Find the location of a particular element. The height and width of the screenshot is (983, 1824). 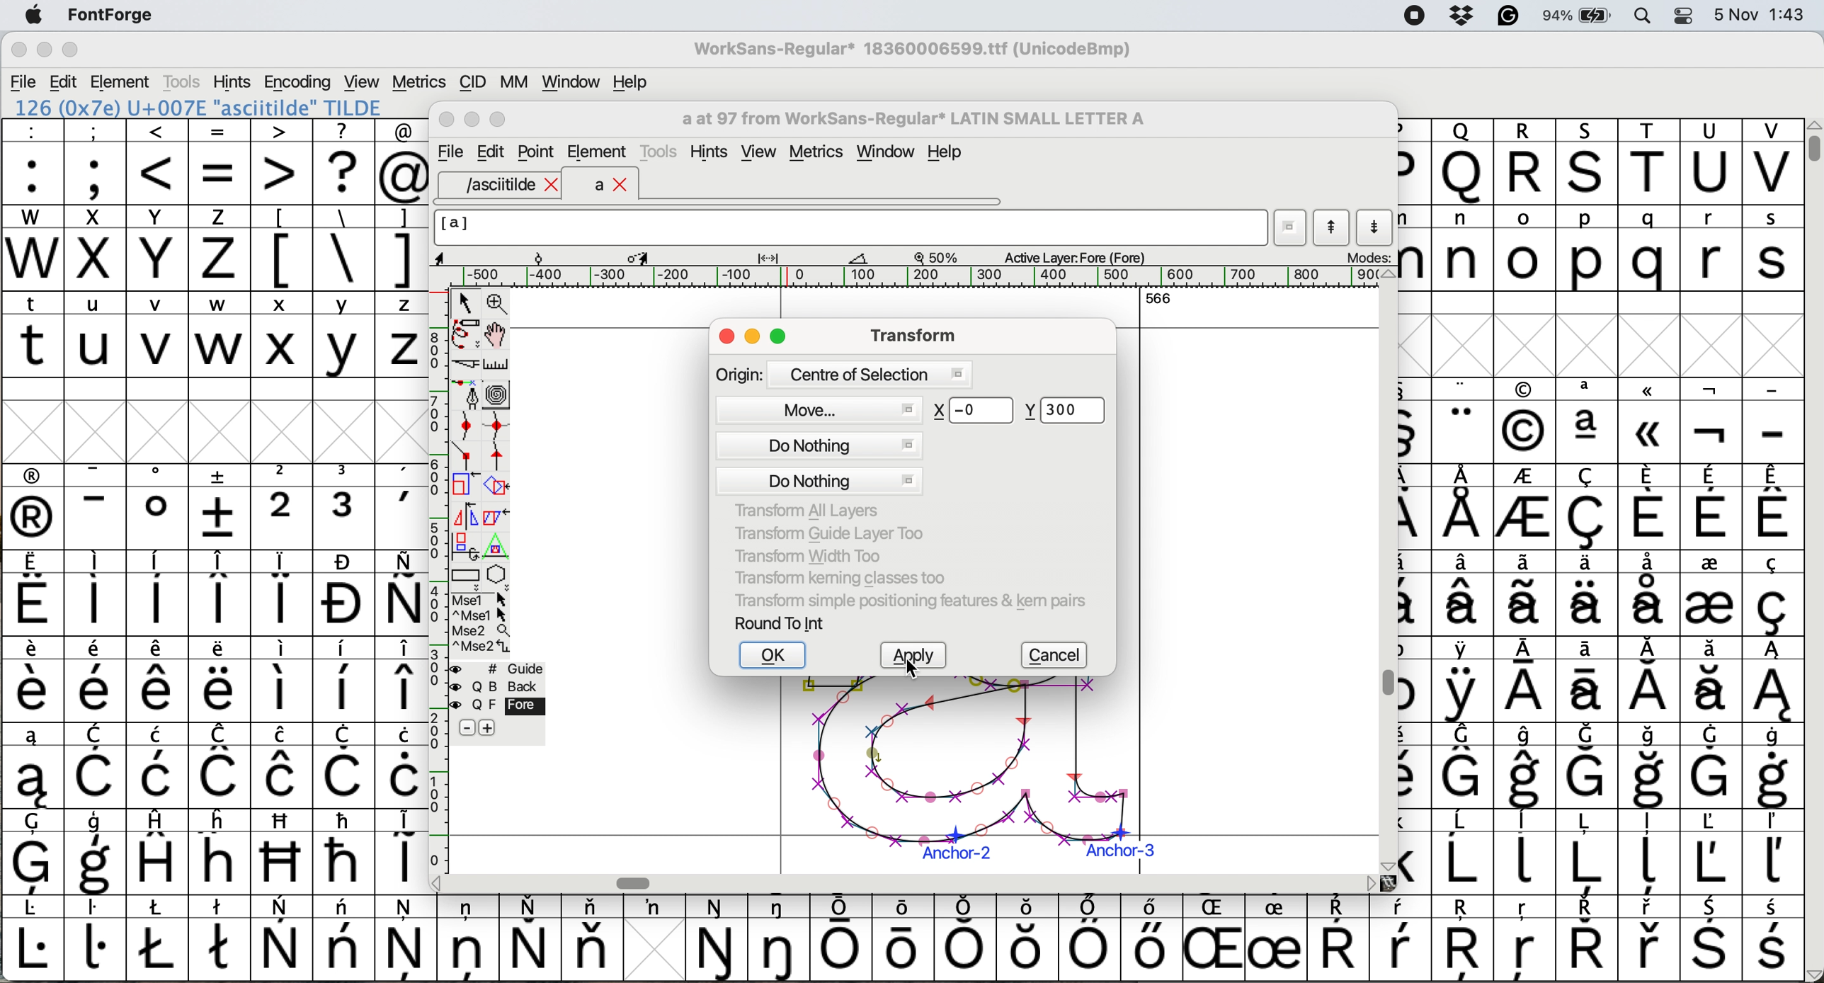

> is located at coordinates (283, 161).